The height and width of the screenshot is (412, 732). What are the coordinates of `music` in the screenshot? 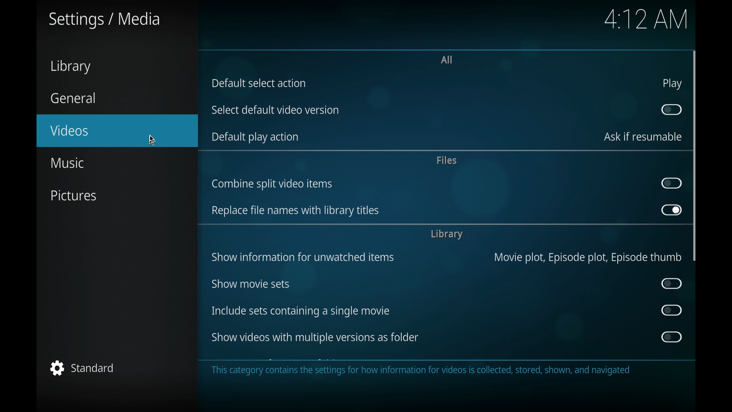 It's located at (68, 163).